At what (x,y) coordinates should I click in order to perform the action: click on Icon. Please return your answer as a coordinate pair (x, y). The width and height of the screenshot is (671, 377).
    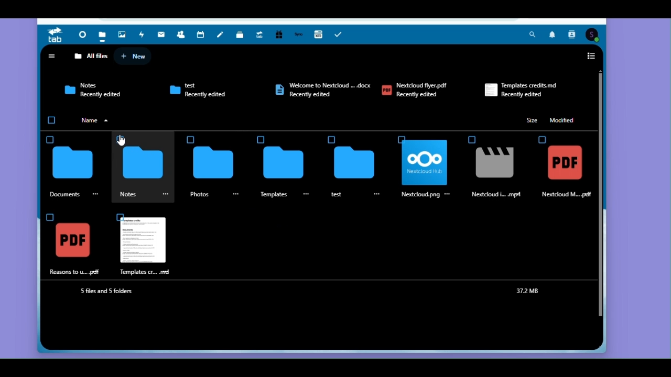
    Looking at the image, I should click on (387, 91).